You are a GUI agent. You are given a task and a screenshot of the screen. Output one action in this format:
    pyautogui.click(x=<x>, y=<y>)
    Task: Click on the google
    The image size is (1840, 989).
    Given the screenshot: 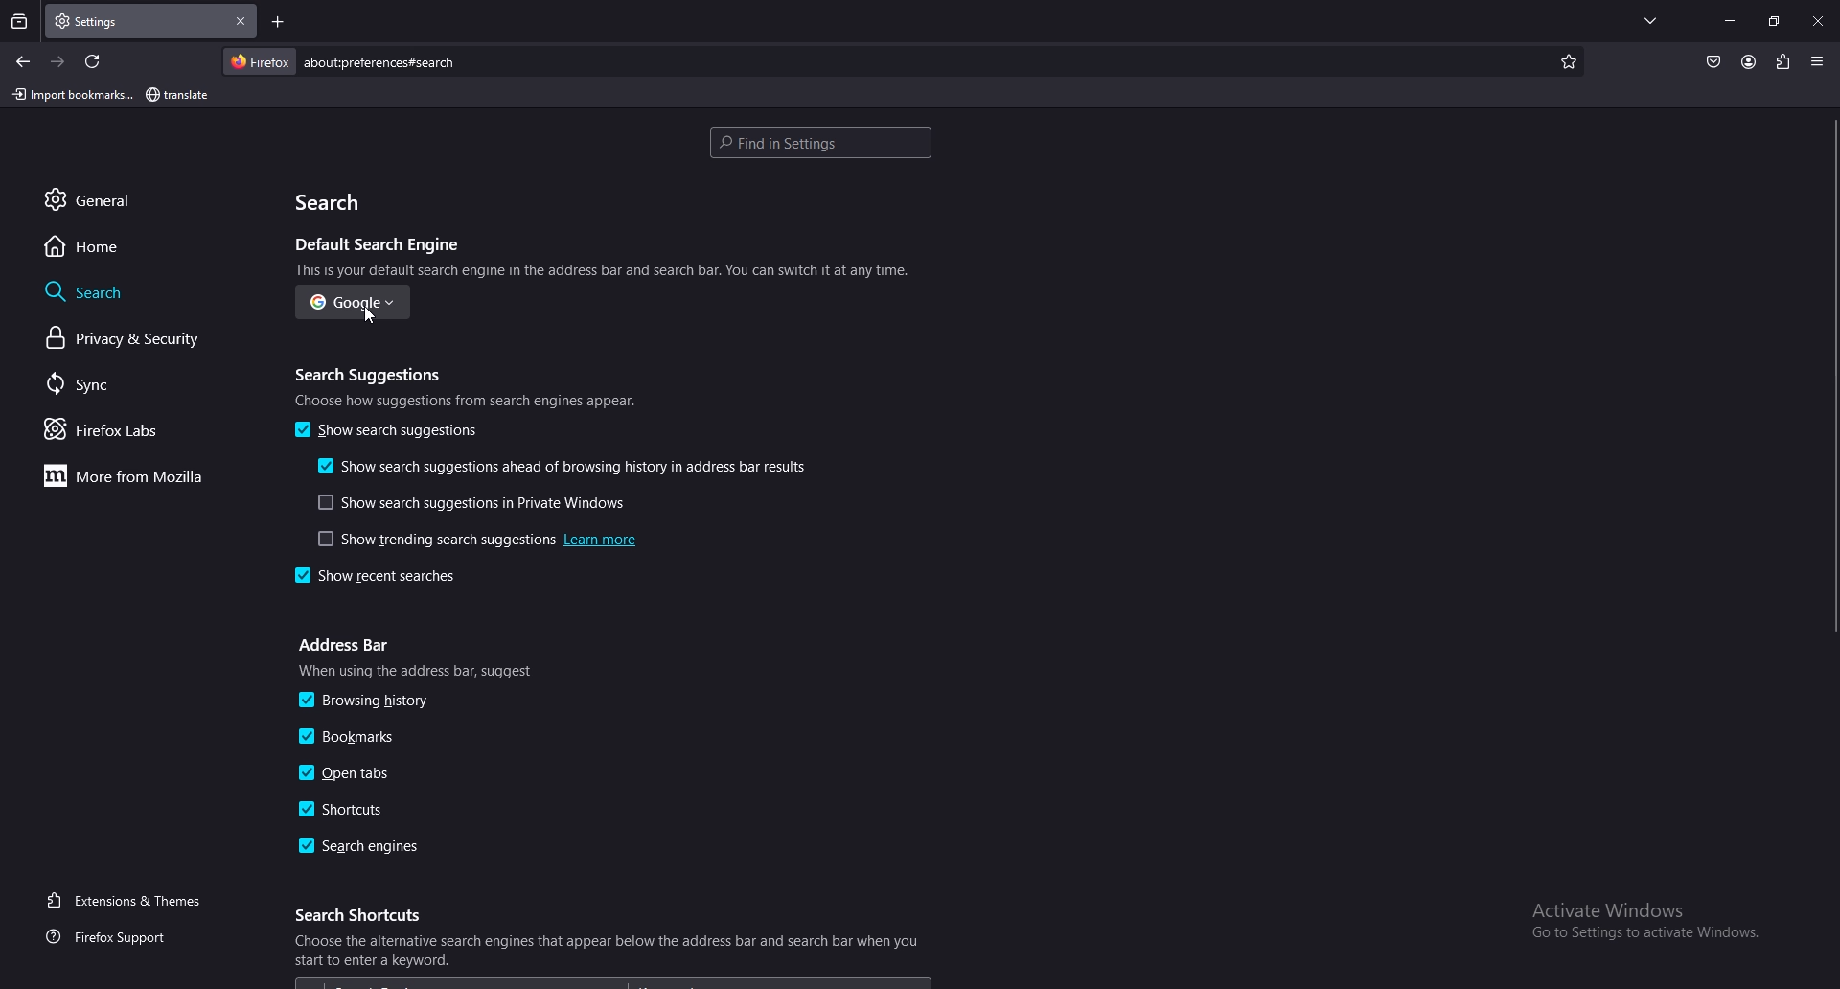 What is the action you would take?
    pyautogui.click(x=352, y=307)
    